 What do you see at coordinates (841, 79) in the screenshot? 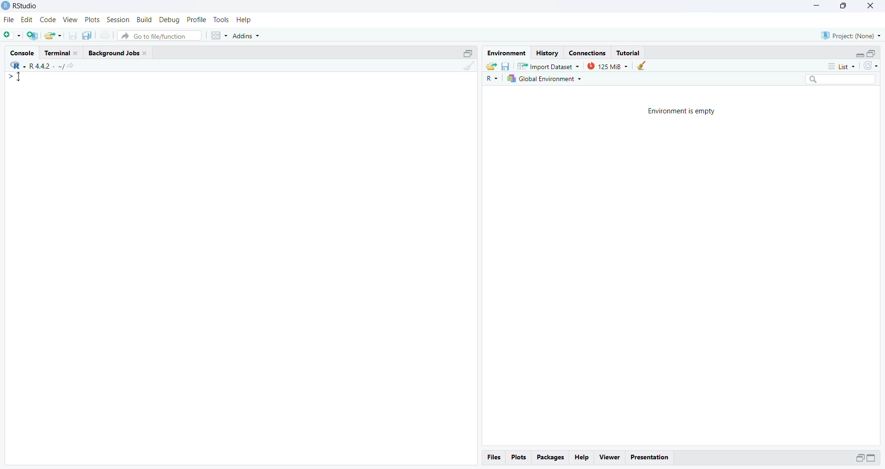
I see `search` at bounding box center [841, 79].